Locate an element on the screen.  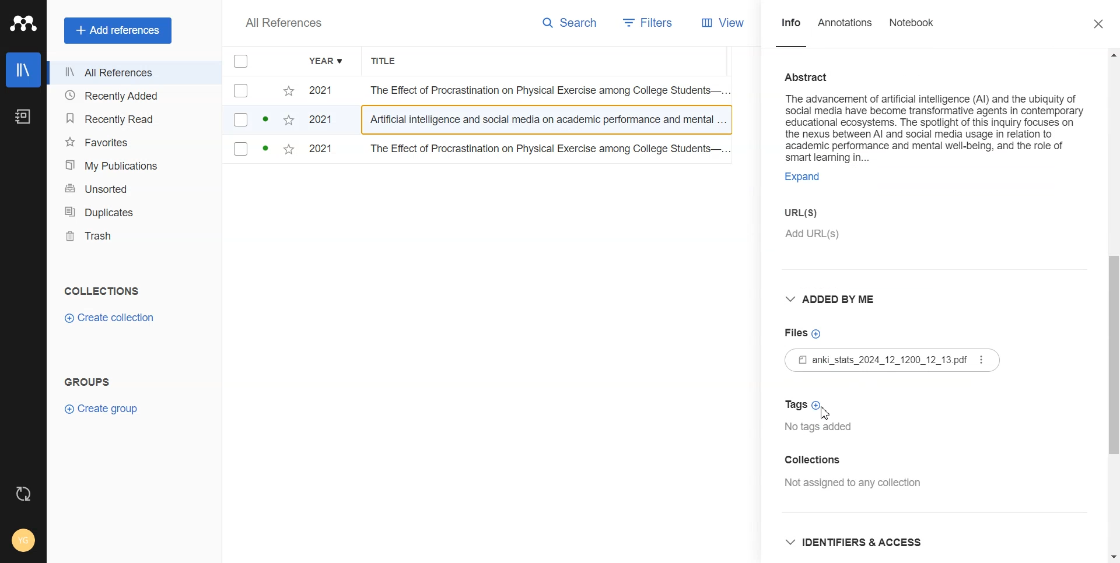
Vertical scroll bar is located at coordinates (1113, 304).